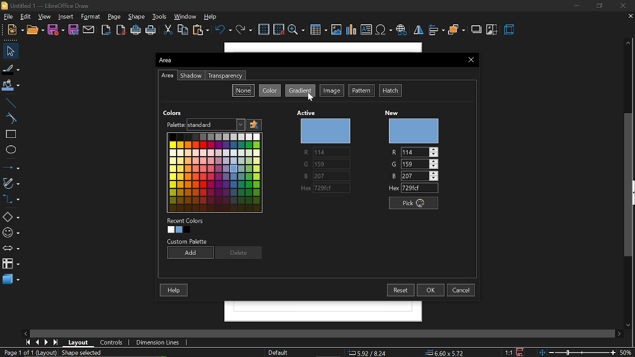  Describe the element at coordinates (630, 185) in the screenshot. I see `vertical scrollbar` at that location.